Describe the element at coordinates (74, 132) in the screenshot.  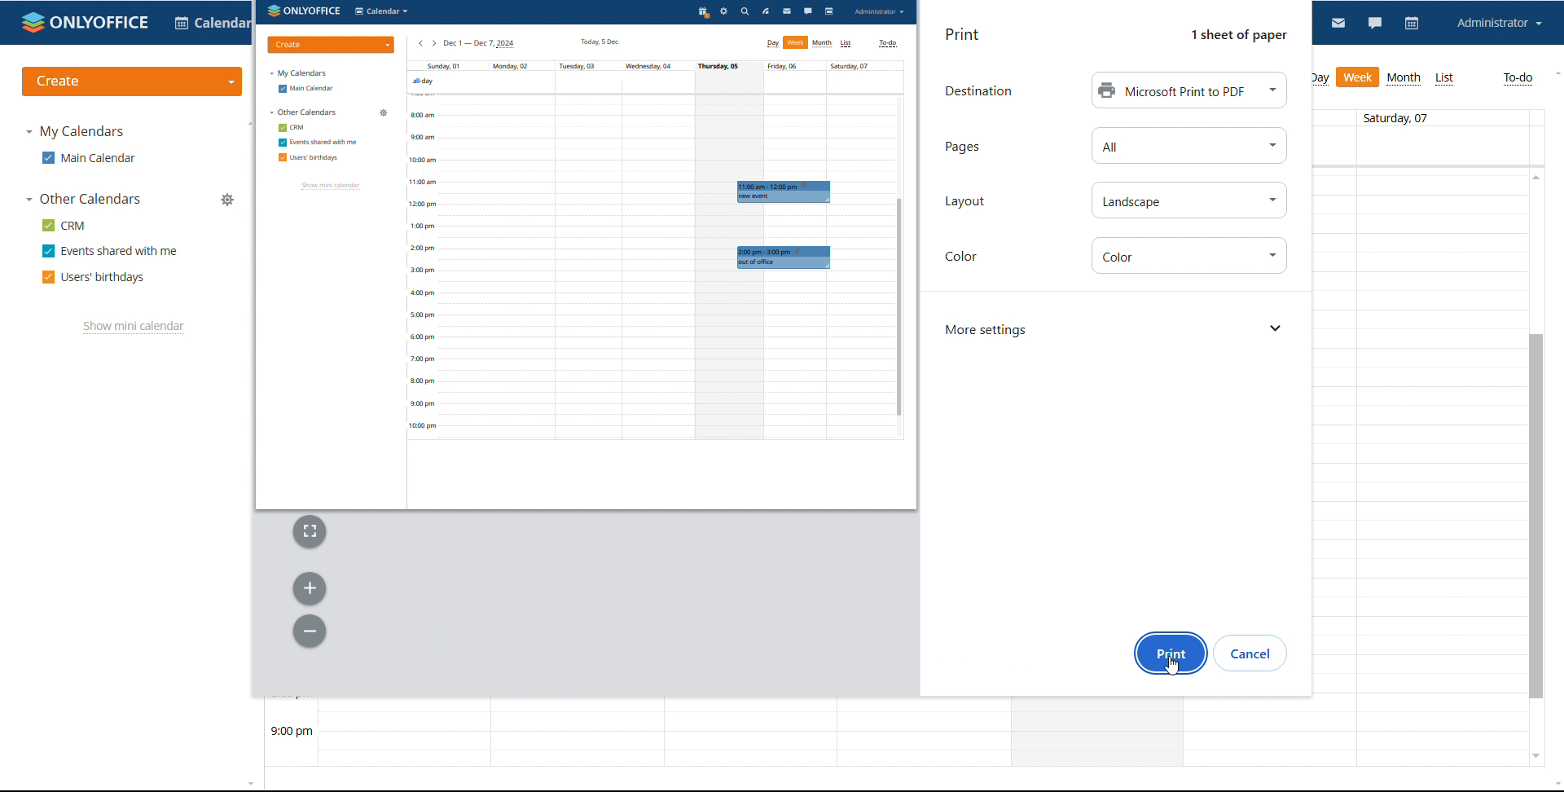
I see `my calendars` at that location.